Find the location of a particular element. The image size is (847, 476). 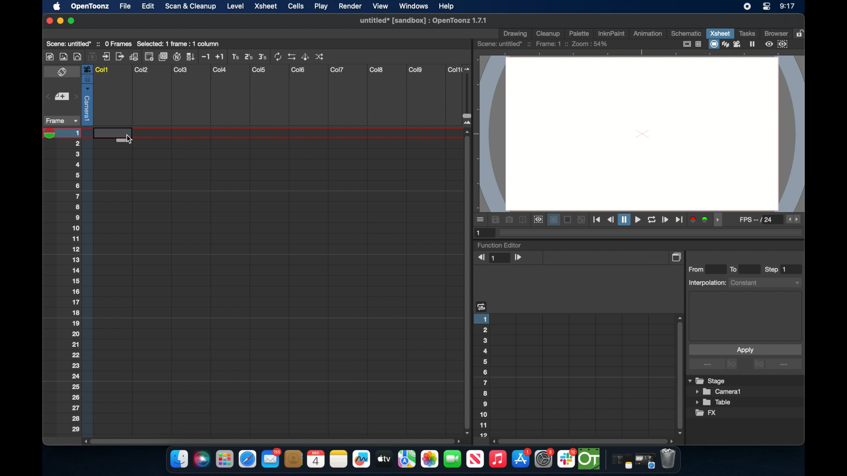

mail is located at coordinates (271, 458).